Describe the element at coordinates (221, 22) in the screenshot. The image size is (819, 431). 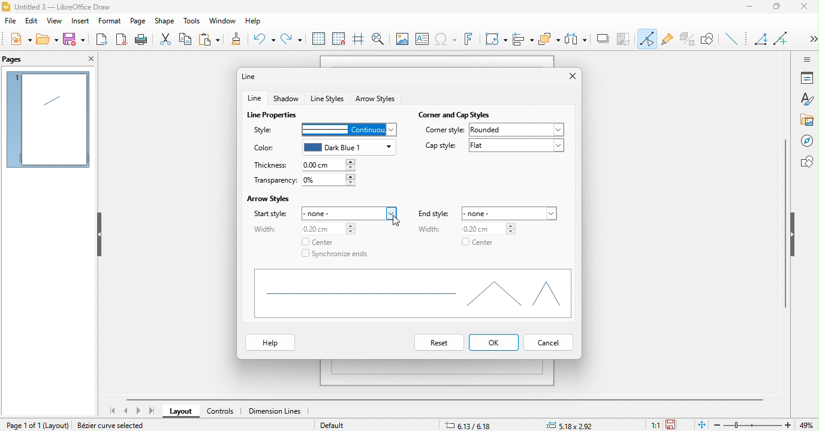
I see `window` at that location.